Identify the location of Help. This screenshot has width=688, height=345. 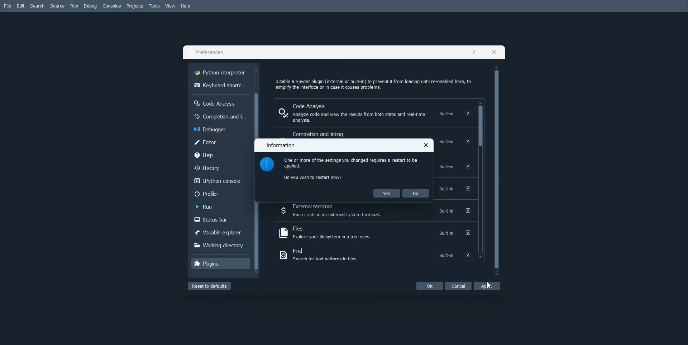
(185, 6).